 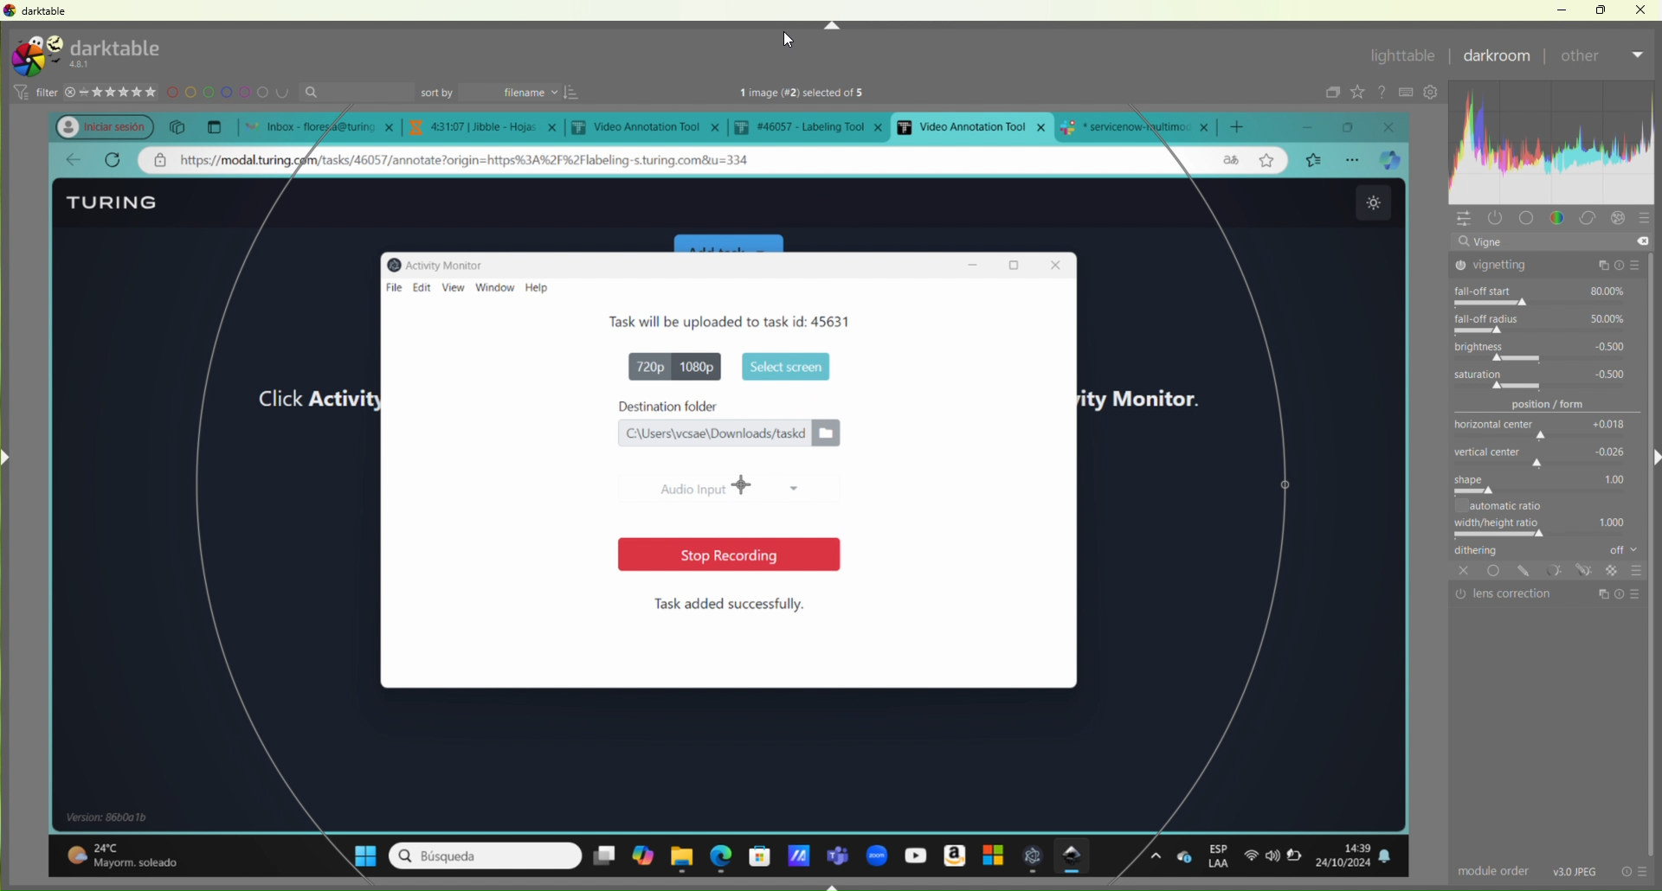 I want to click on temperature details, so click(x=132, y=850).